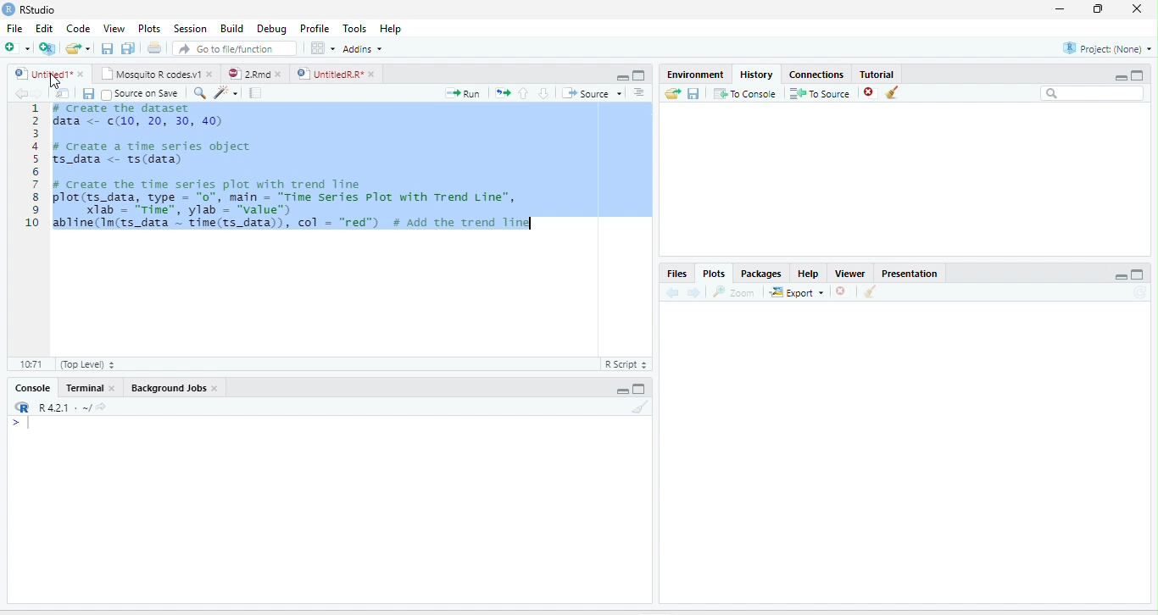  What do you see at coordinates (371, 74) in the screenshot?
I see `close` at bounding box center [371, 74].